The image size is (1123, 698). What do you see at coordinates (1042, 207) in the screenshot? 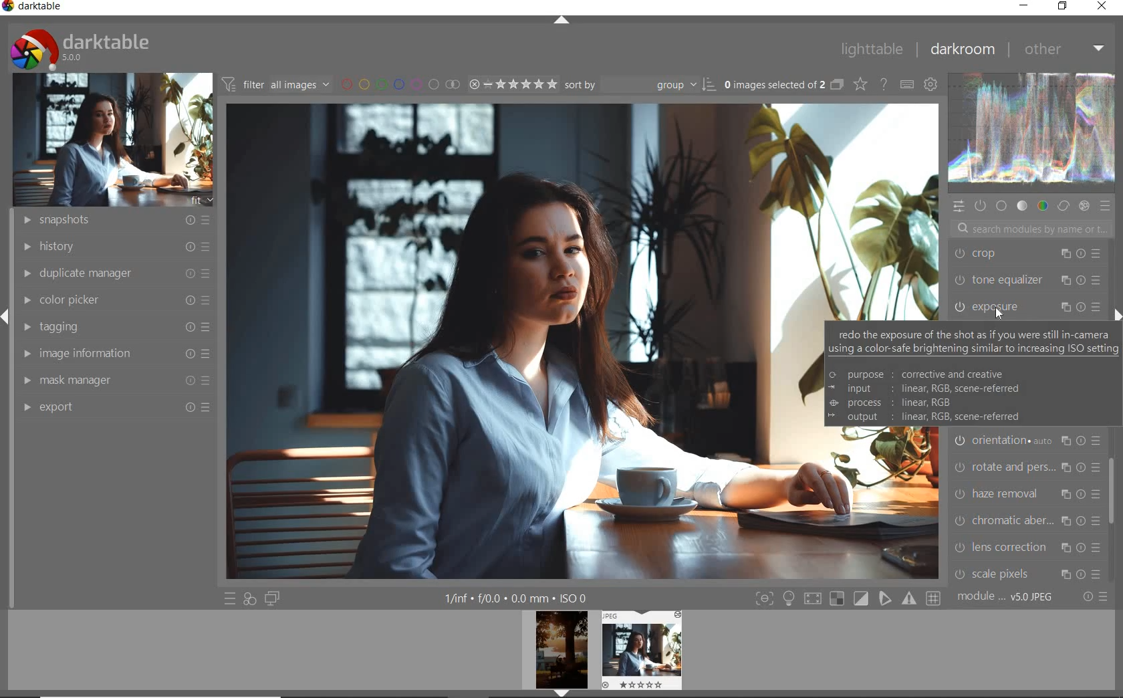
I see `COLOR` at bounding box center [1042, 207].